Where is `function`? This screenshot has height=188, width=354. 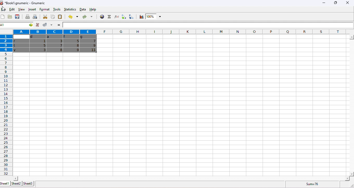
function is located at coordinates (109, 17).